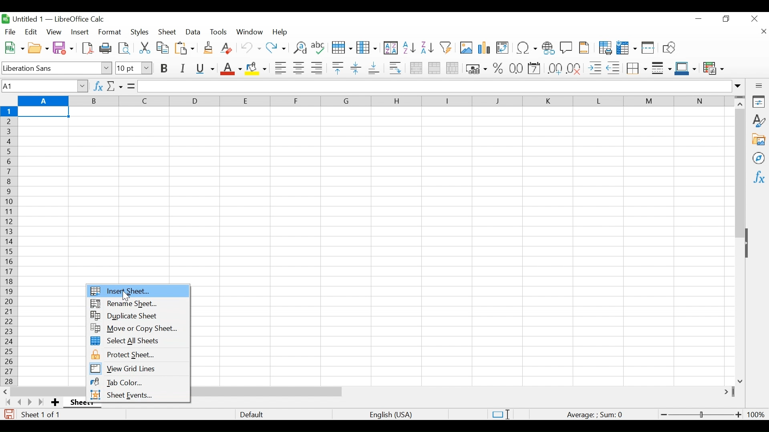 The image size is (769, 432). Describe the element at coordinates (758, 120) in the screenshot. I see `Styles` at that location.